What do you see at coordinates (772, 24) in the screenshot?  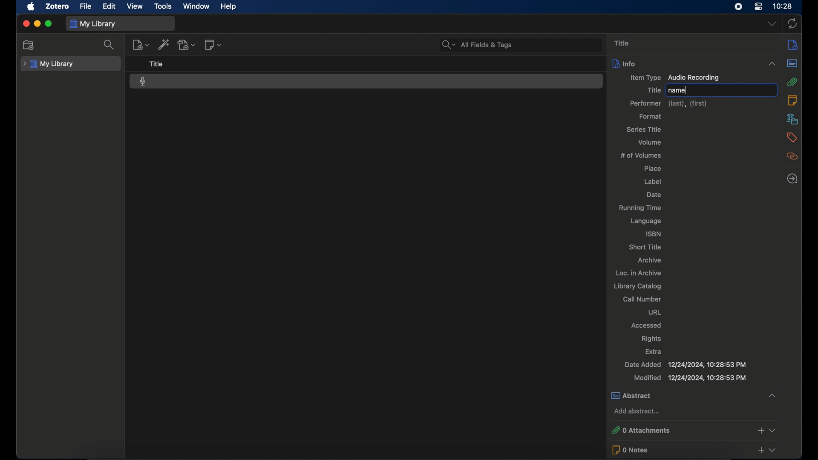 I see `dropdown` at bounding box center [772, 24].